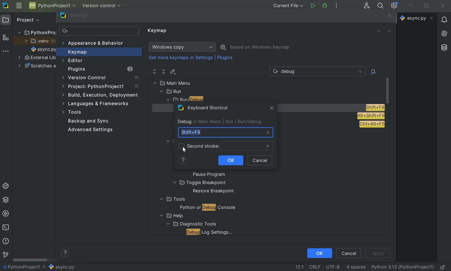 This screenshot has width=451, height=271. Describe the element at coordinates (100, 70) in the screenshot. I see `plugins` at that location.